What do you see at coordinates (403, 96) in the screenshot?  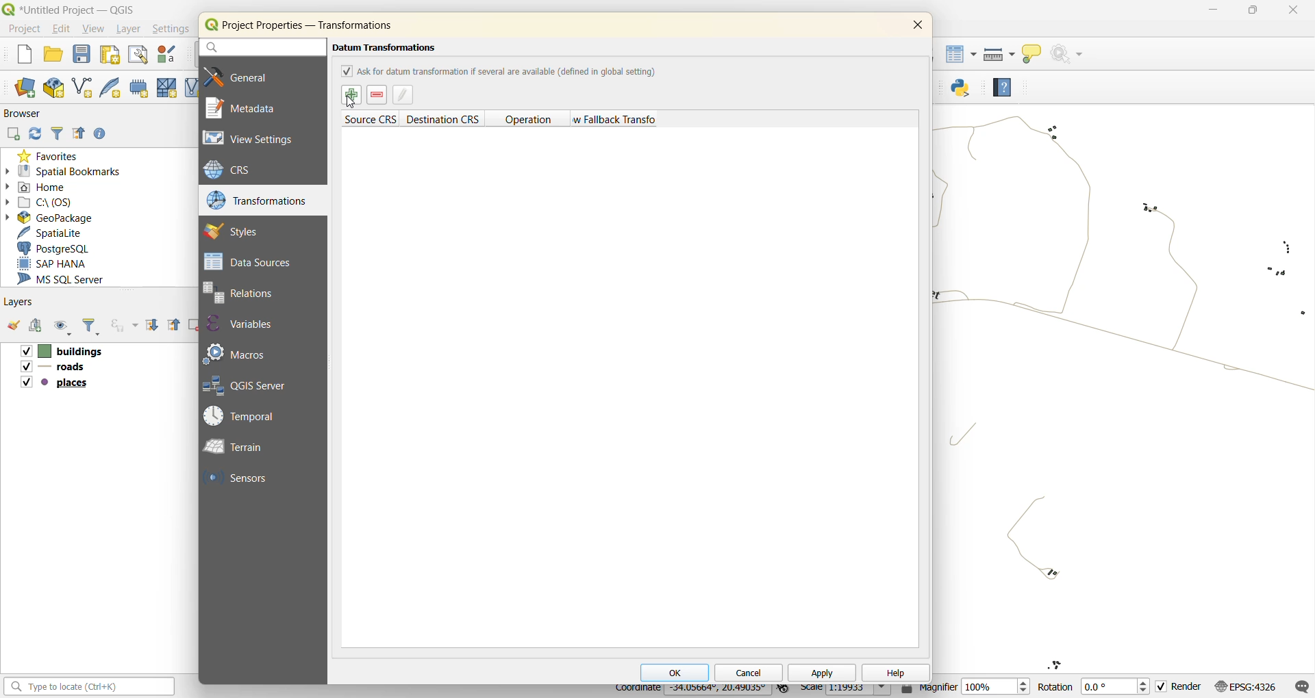 I see `edit` at bounding box center [403, 96].